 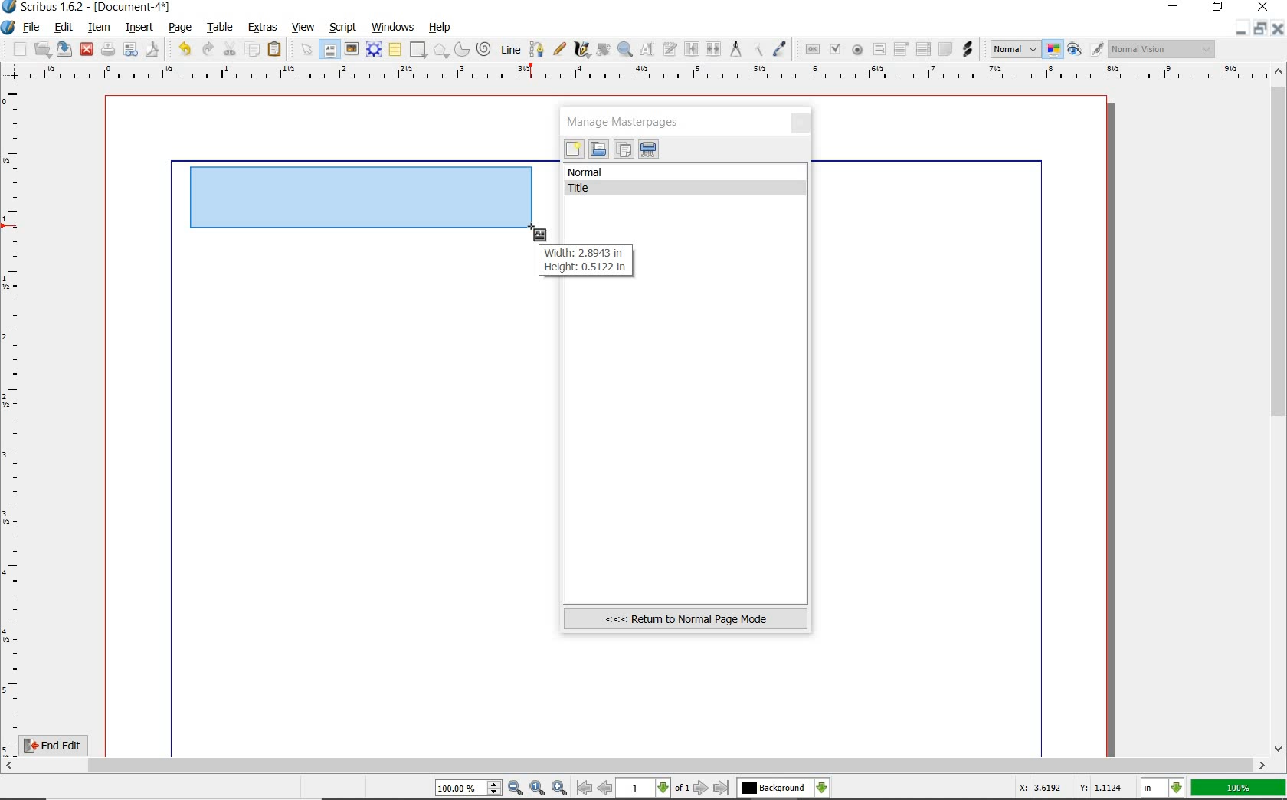 What do you see at coordinates (516, 789) in the screenshot?
I see `zoom out` at bounding box center [516, 789].